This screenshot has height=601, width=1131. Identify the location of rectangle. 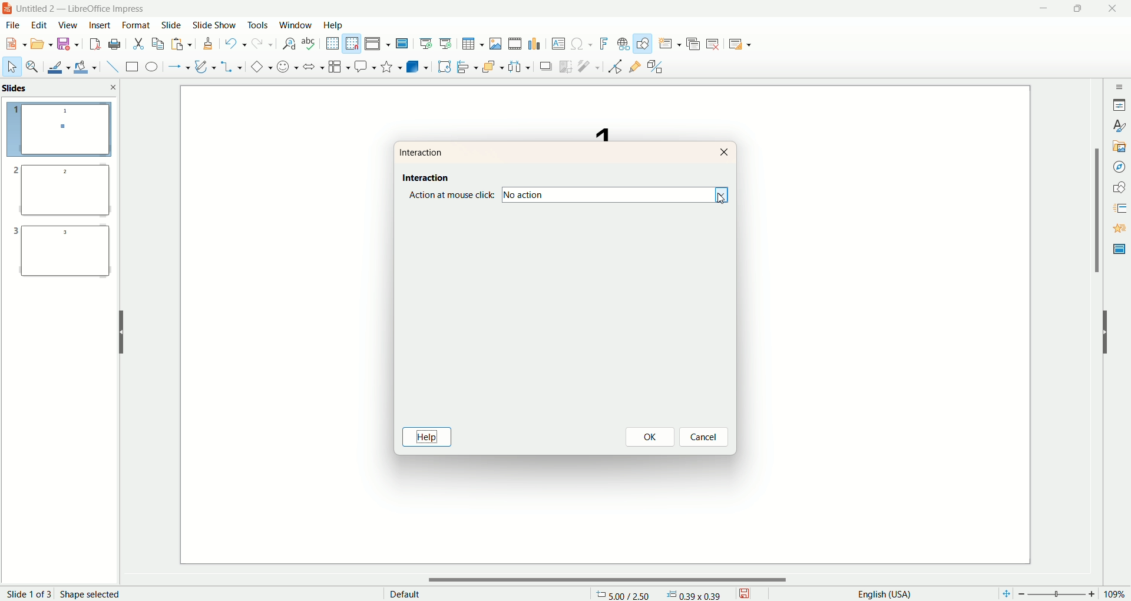
(129, 67).